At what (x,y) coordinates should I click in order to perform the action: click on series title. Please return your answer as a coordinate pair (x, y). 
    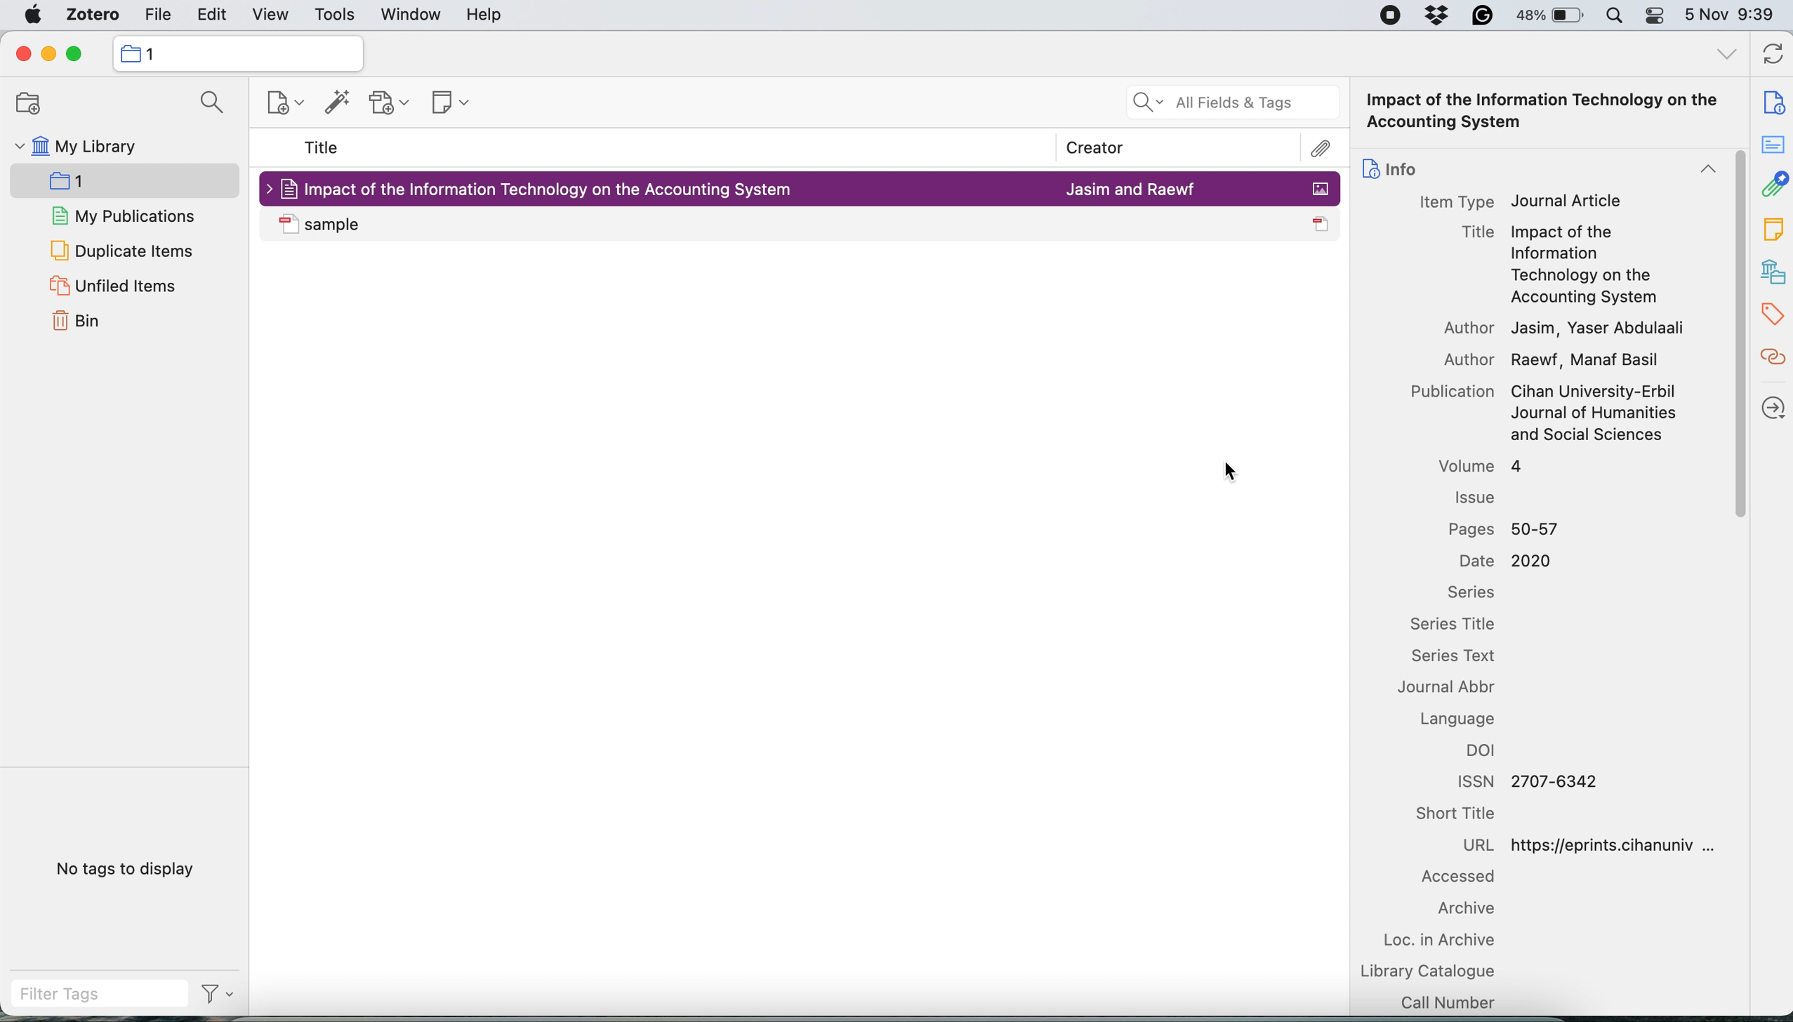
    Looking at the image, I should click on (1453, 624).